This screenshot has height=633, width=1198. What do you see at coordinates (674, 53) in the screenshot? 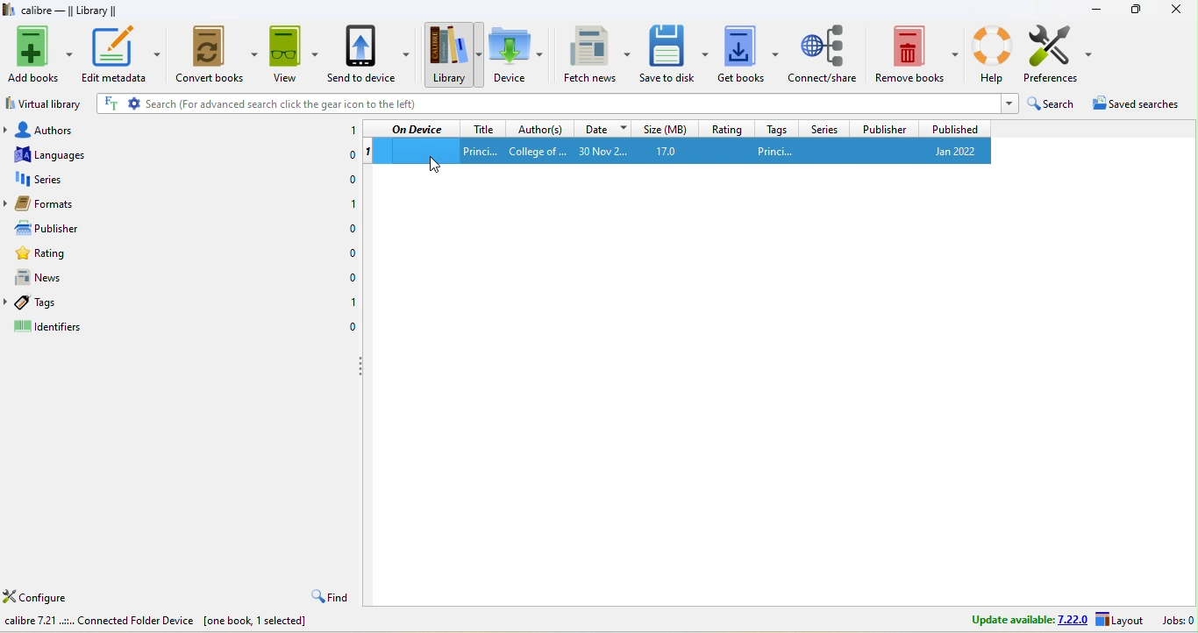
I see `save to disk` at bounding box center [674, 53].